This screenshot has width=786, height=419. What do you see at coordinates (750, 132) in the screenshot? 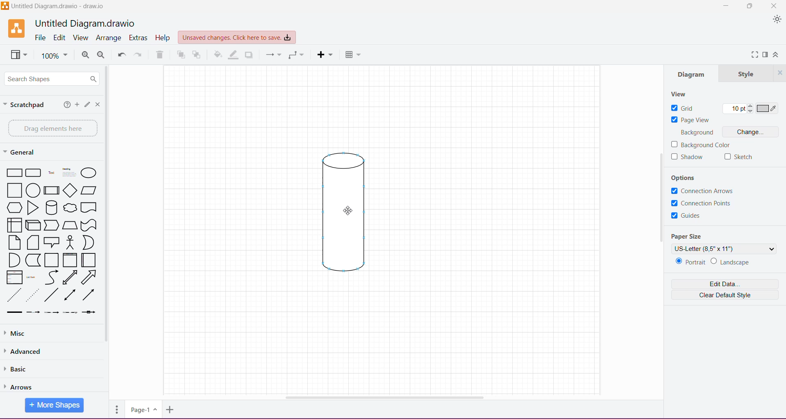
I see `Change` at bounding box center [750, 132].